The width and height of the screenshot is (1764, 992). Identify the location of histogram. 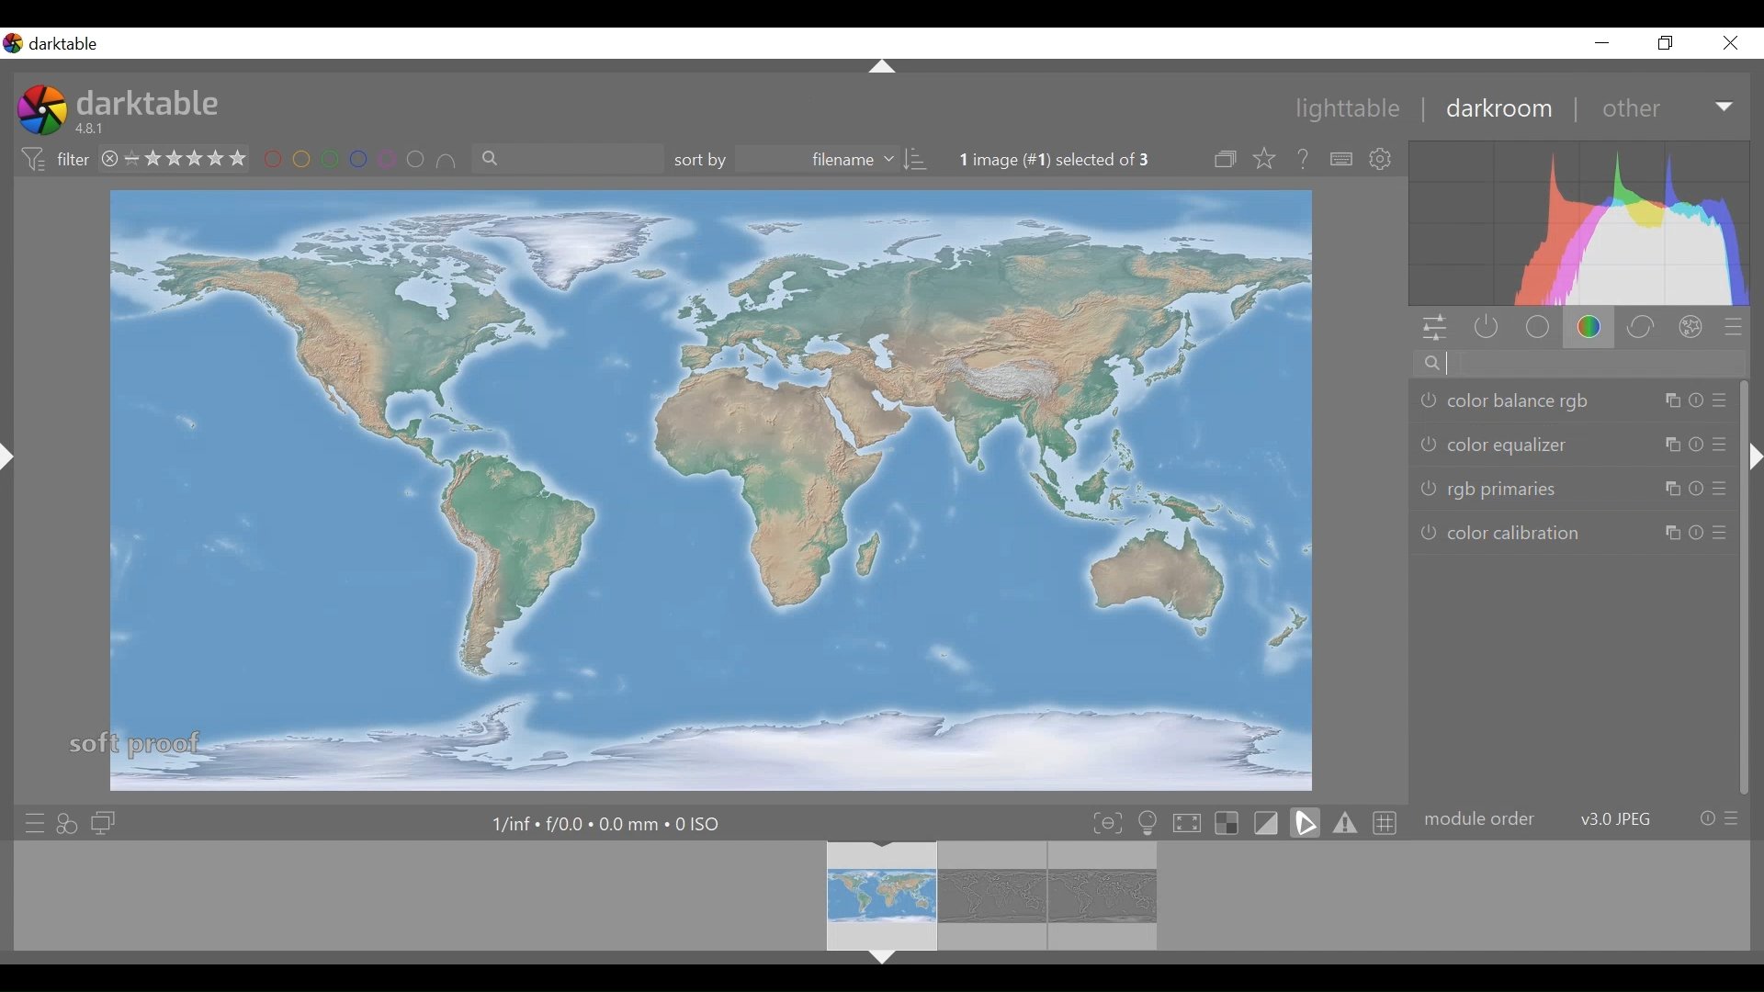
(1581, 223).